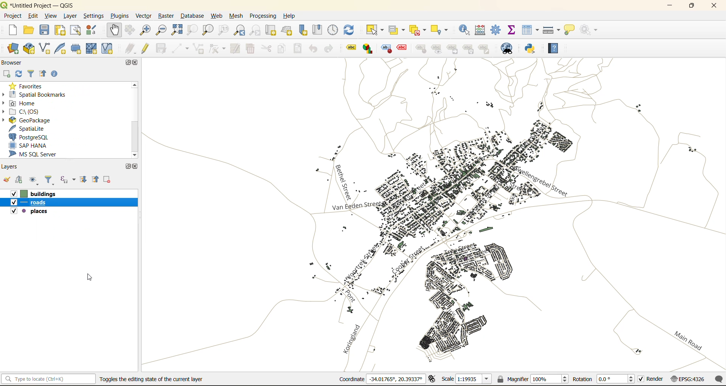 This screenshot has height=386, width=726. I want to click on new virtual layer, so click(106, 49).